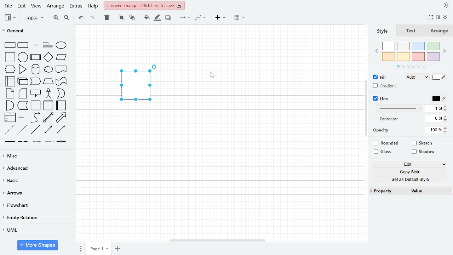  I want to click on general, so click(37, 30).